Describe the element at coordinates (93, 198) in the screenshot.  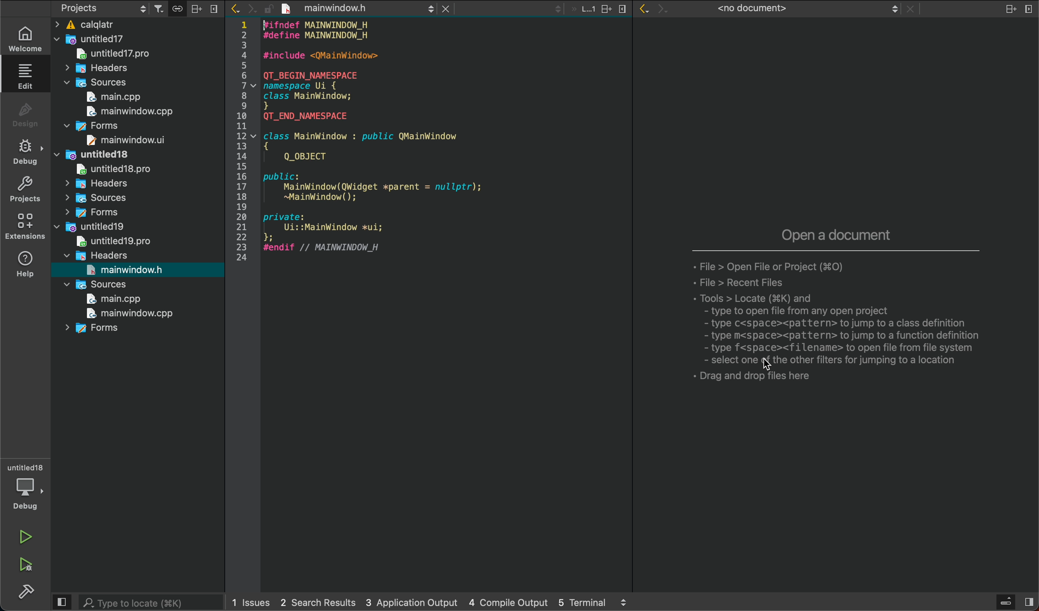
I see `sources` at that location.